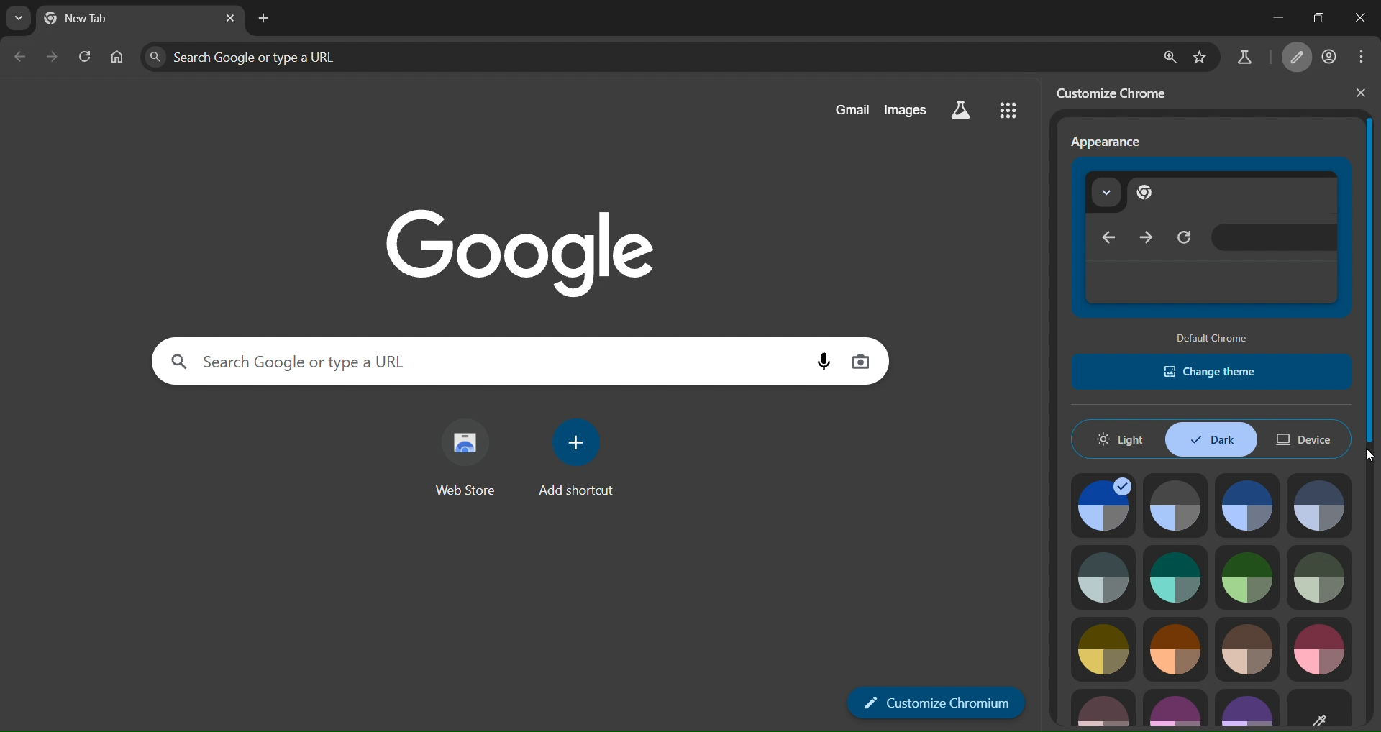  What do you see at coordinates (1211, 372) in the screenshot?
I see `change chrome` at bounding box center [1211, 372].